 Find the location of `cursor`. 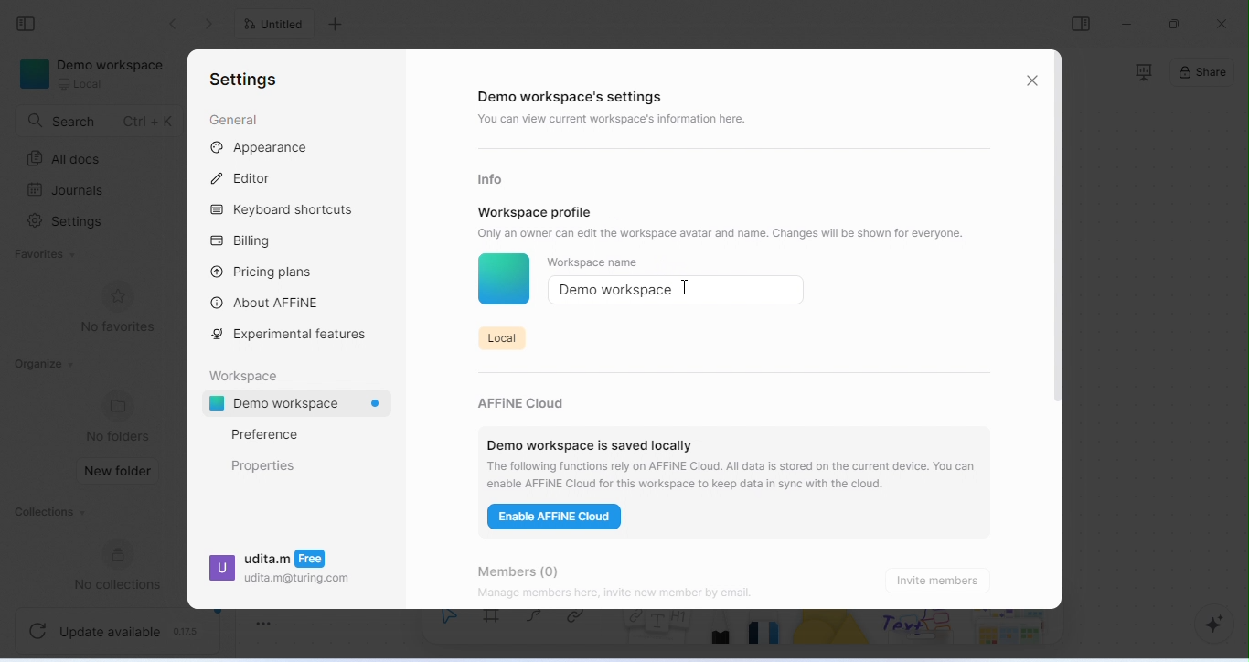

cursor is located at coordinates (687, 287).